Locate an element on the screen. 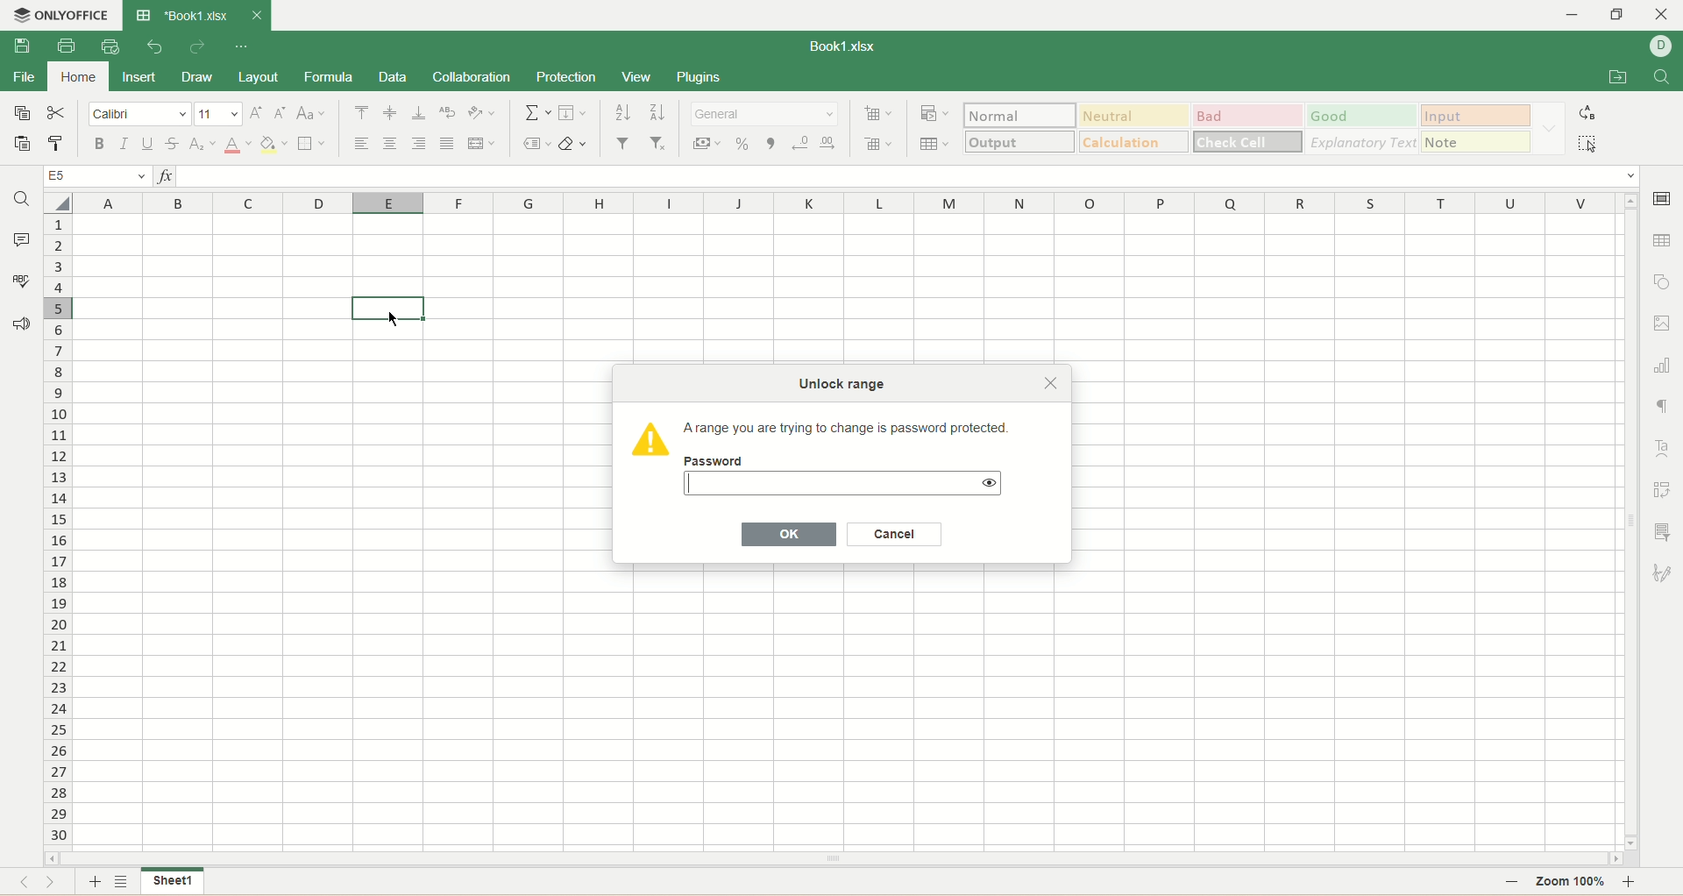 The image size is (1683, 896). formula is located at coordinates (330, 77).